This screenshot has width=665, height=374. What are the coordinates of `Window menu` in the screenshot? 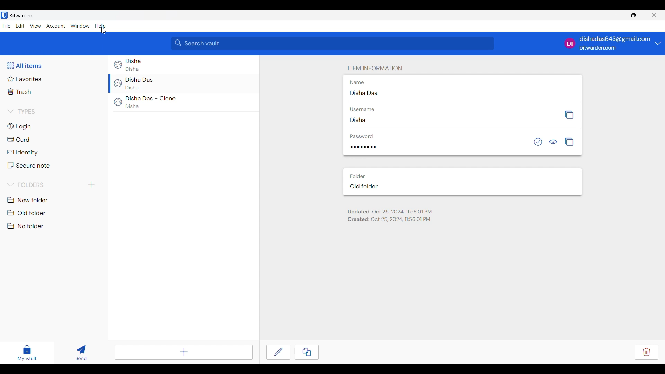 It's located at (80, 26).